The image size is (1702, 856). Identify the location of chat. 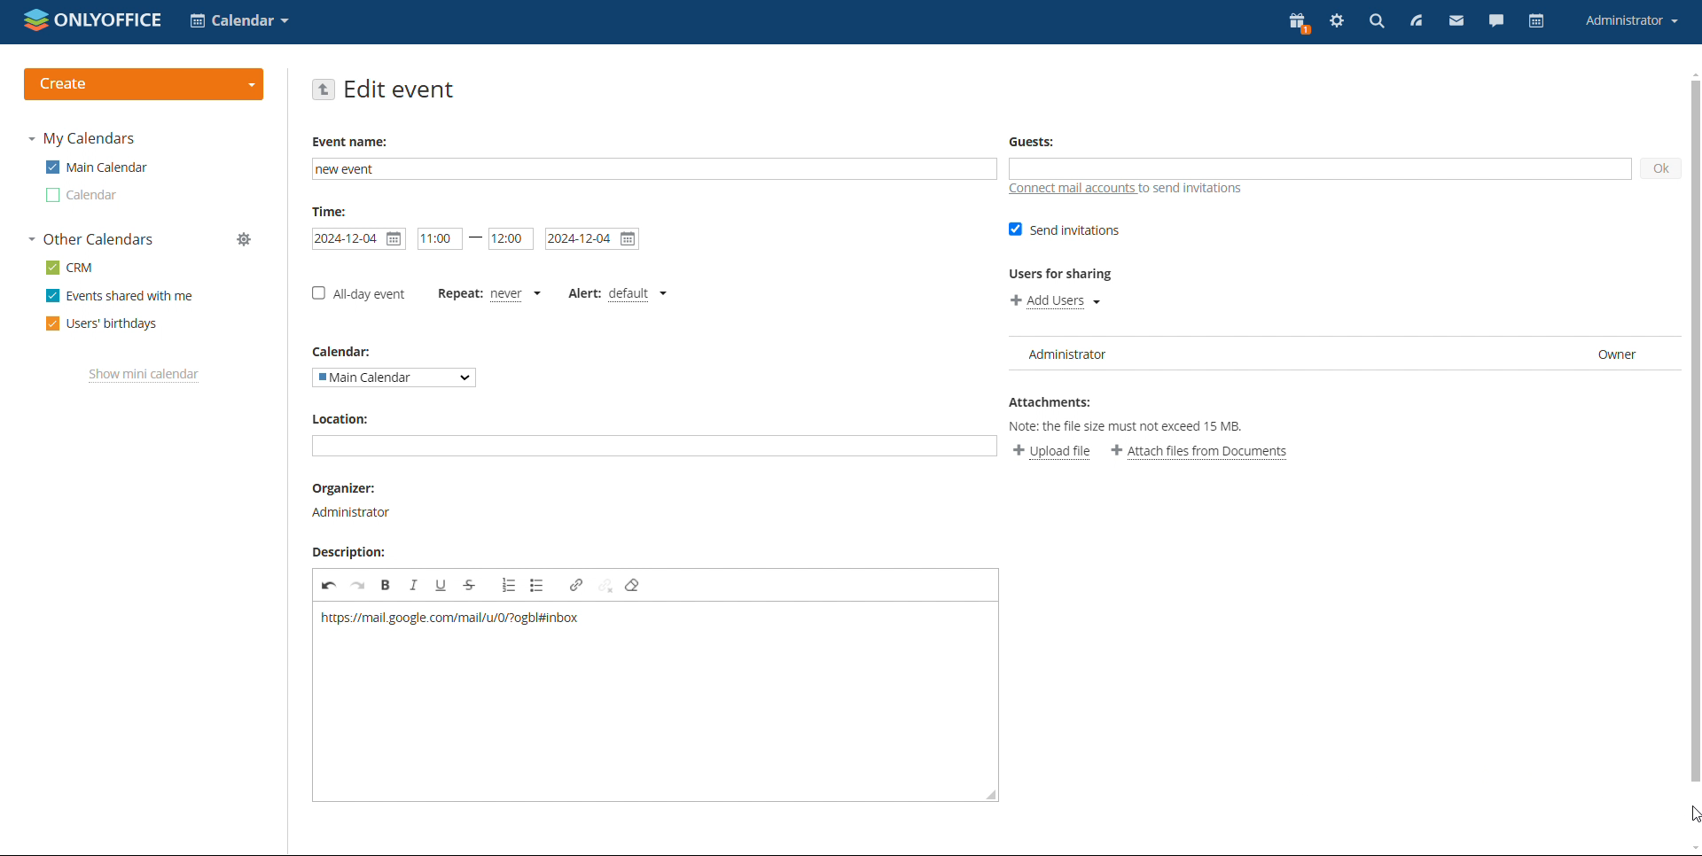
(1497, 23).